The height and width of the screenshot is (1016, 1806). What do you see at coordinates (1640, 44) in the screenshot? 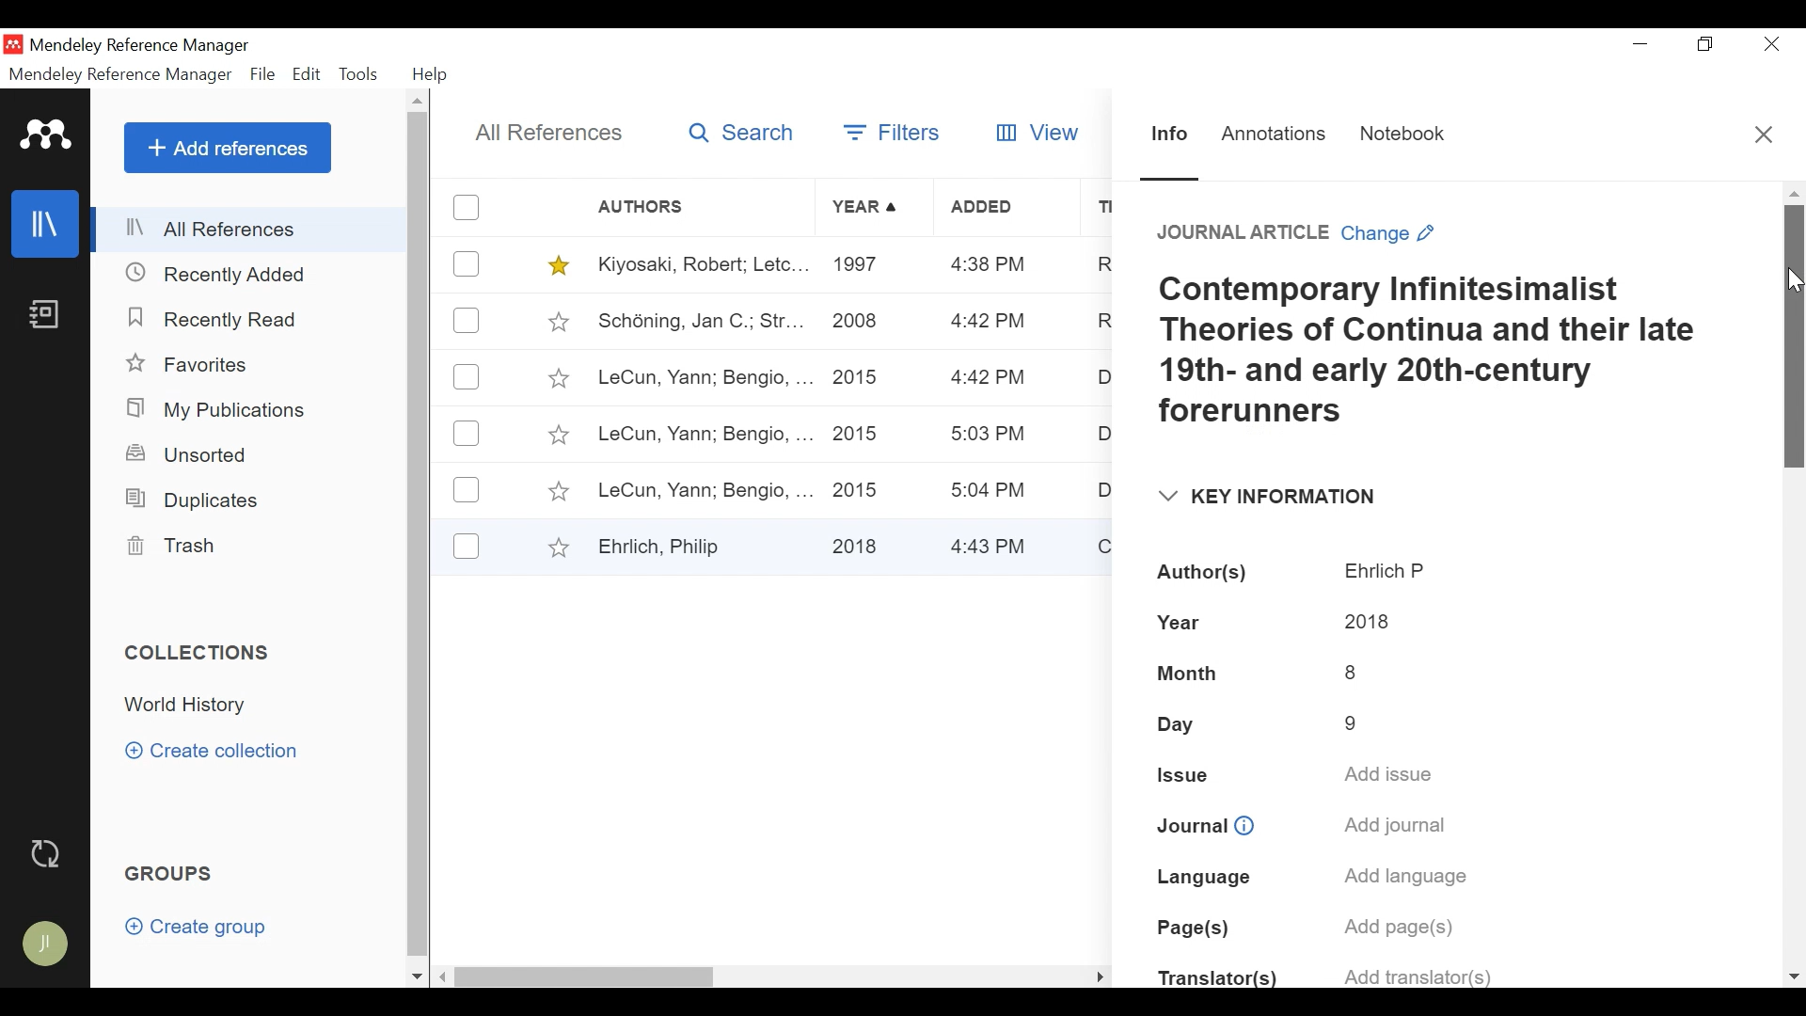
I see `minimize` at bounding box center [1640, 44].